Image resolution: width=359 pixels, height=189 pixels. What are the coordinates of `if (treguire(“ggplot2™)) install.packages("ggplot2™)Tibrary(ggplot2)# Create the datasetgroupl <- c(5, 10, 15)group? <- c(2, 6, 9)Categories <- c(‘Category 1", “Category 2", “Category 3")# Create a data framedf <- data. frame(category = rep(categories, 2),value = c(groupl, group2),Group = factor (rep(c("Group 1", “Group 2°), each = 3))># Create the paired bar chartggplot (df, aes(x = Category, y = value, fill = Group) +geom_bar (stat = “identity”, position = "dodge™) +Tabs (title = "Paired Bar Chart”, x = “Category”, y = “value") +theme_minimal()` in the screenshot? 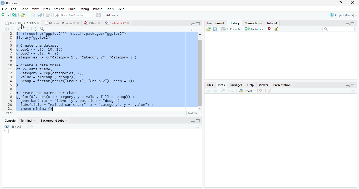 It's located at (91, 71).